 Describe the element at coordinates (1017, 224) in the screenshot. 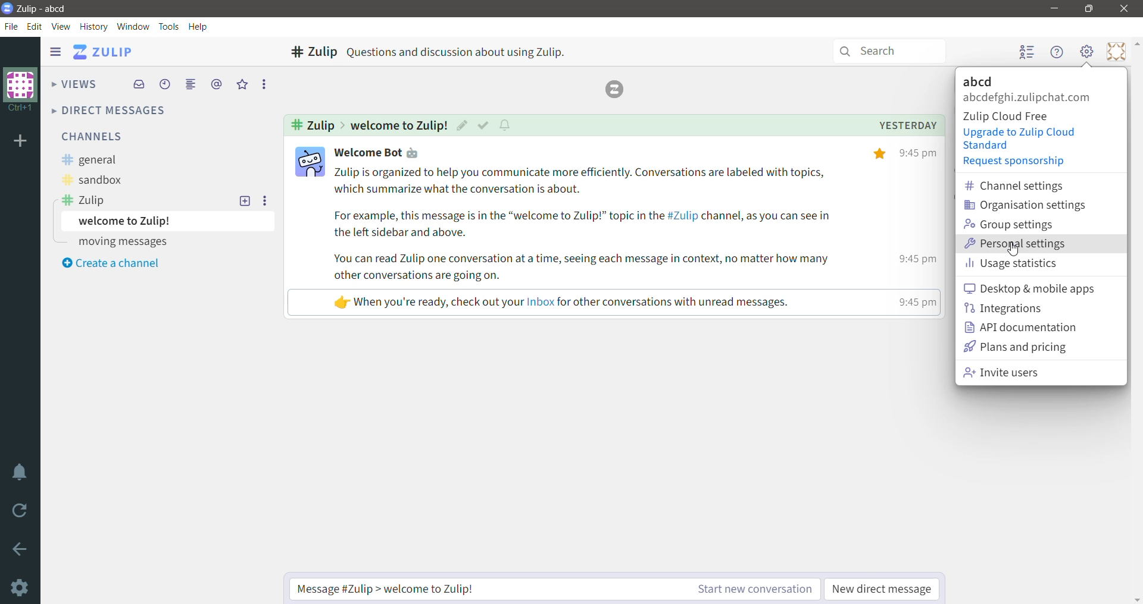

I see `Group settings` at that location.